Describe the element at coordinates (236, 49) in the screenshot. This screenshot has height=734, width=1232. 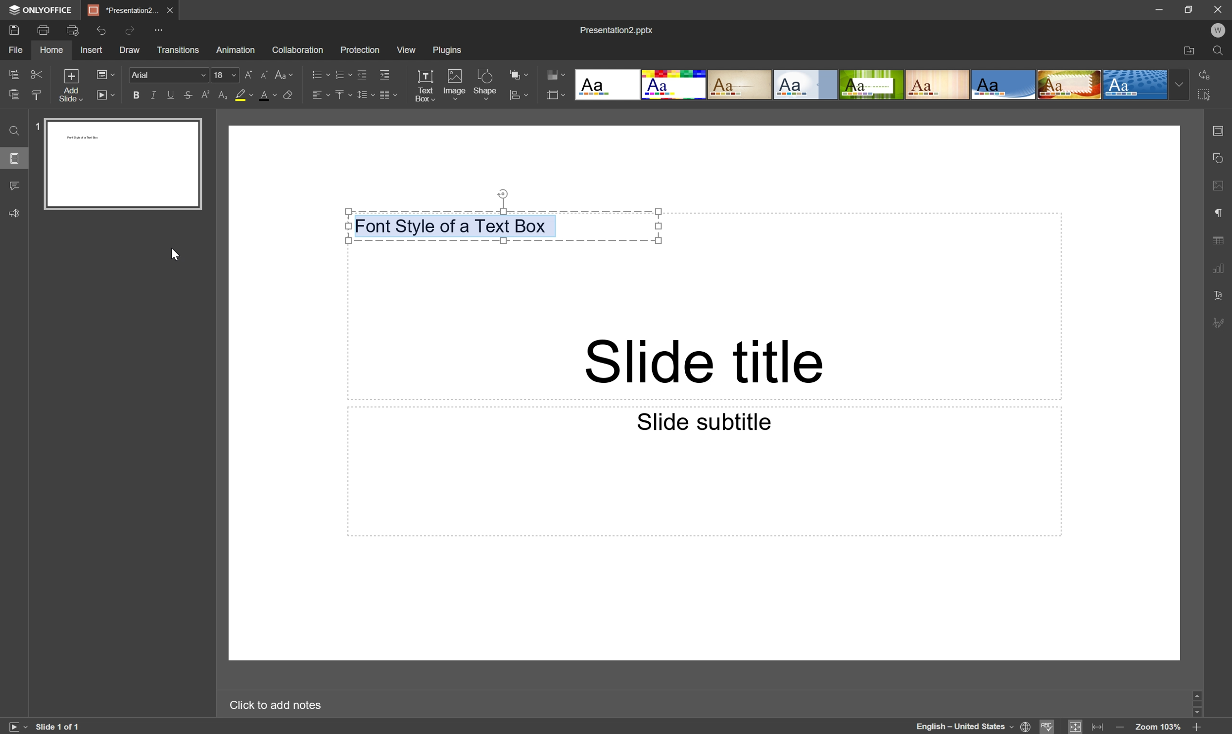
I see `Animation` at that location.